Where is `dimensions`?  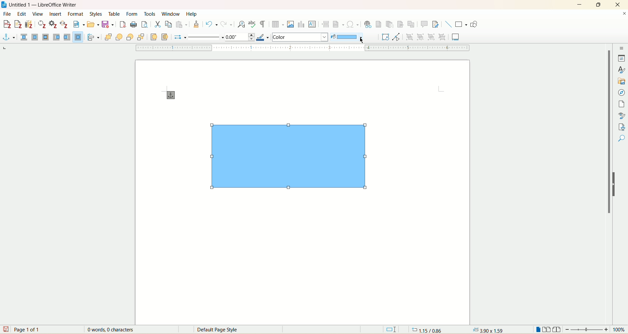 dimensions is located at coordinates (488, 329).